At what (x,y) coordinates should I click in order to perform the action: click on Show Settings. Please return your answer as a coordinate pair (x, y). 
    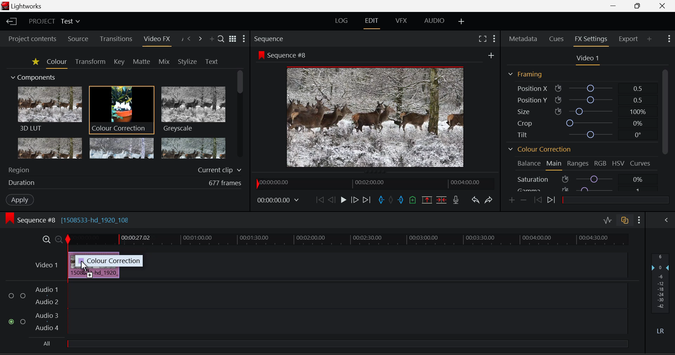
    Looking at the image, I should click on (670, 39).